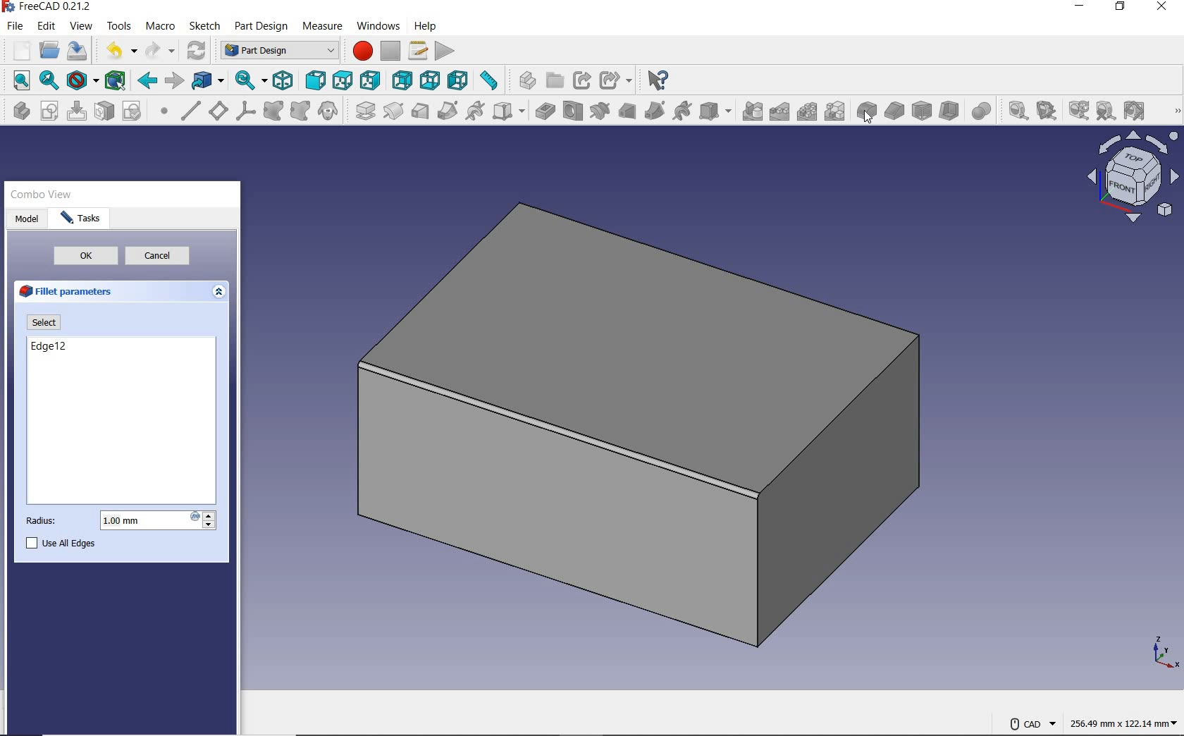 The width and height of the screenshot is (1184, 736). What do you see at coordinates (868, 112) in the screenshot?
I see `fillet` at bounding box center [868, 112].